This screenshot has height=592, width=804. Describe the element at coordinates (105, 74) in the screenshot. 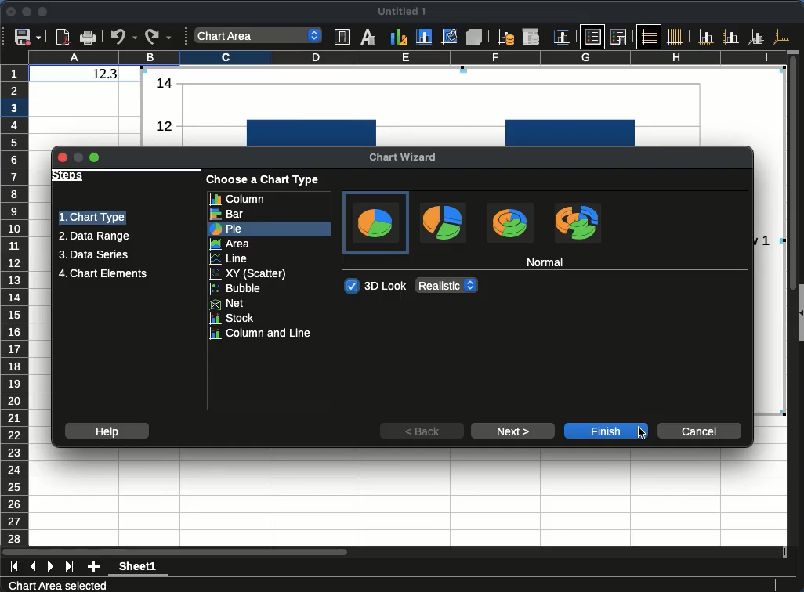

I see `12.3` at that location.